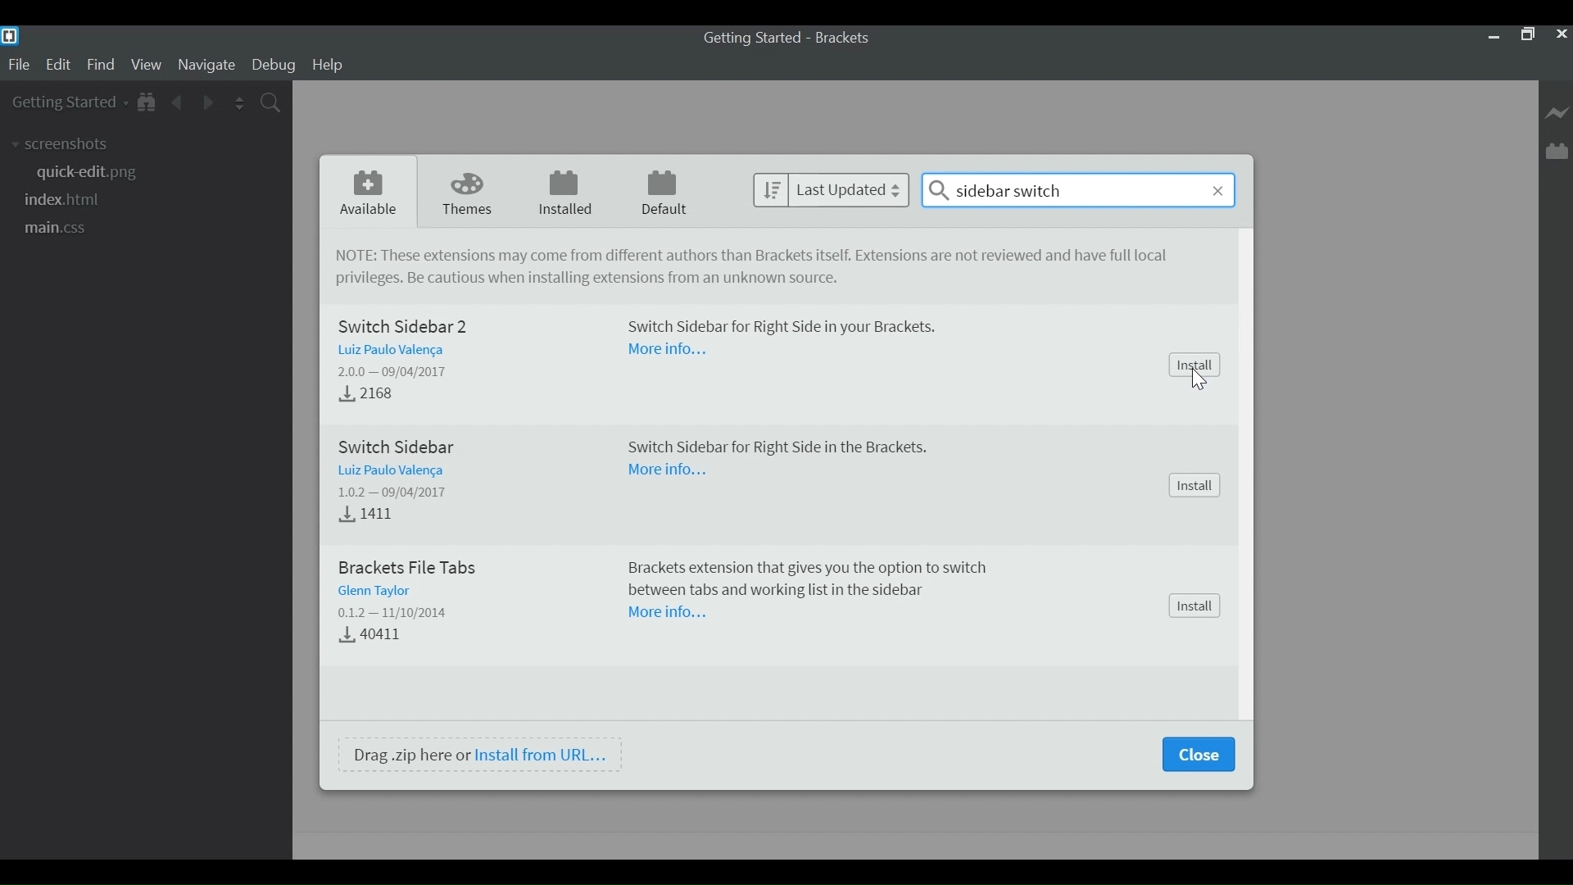 The image size is (1573, 885). Describe the element at coordinates (395, 350) in the screenshot. I see `Luiz Paulo Valenca` at that location.